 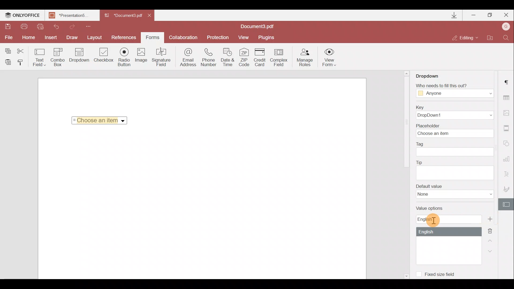 I want to click on Document3.pdf, so click(x=264, y=26).